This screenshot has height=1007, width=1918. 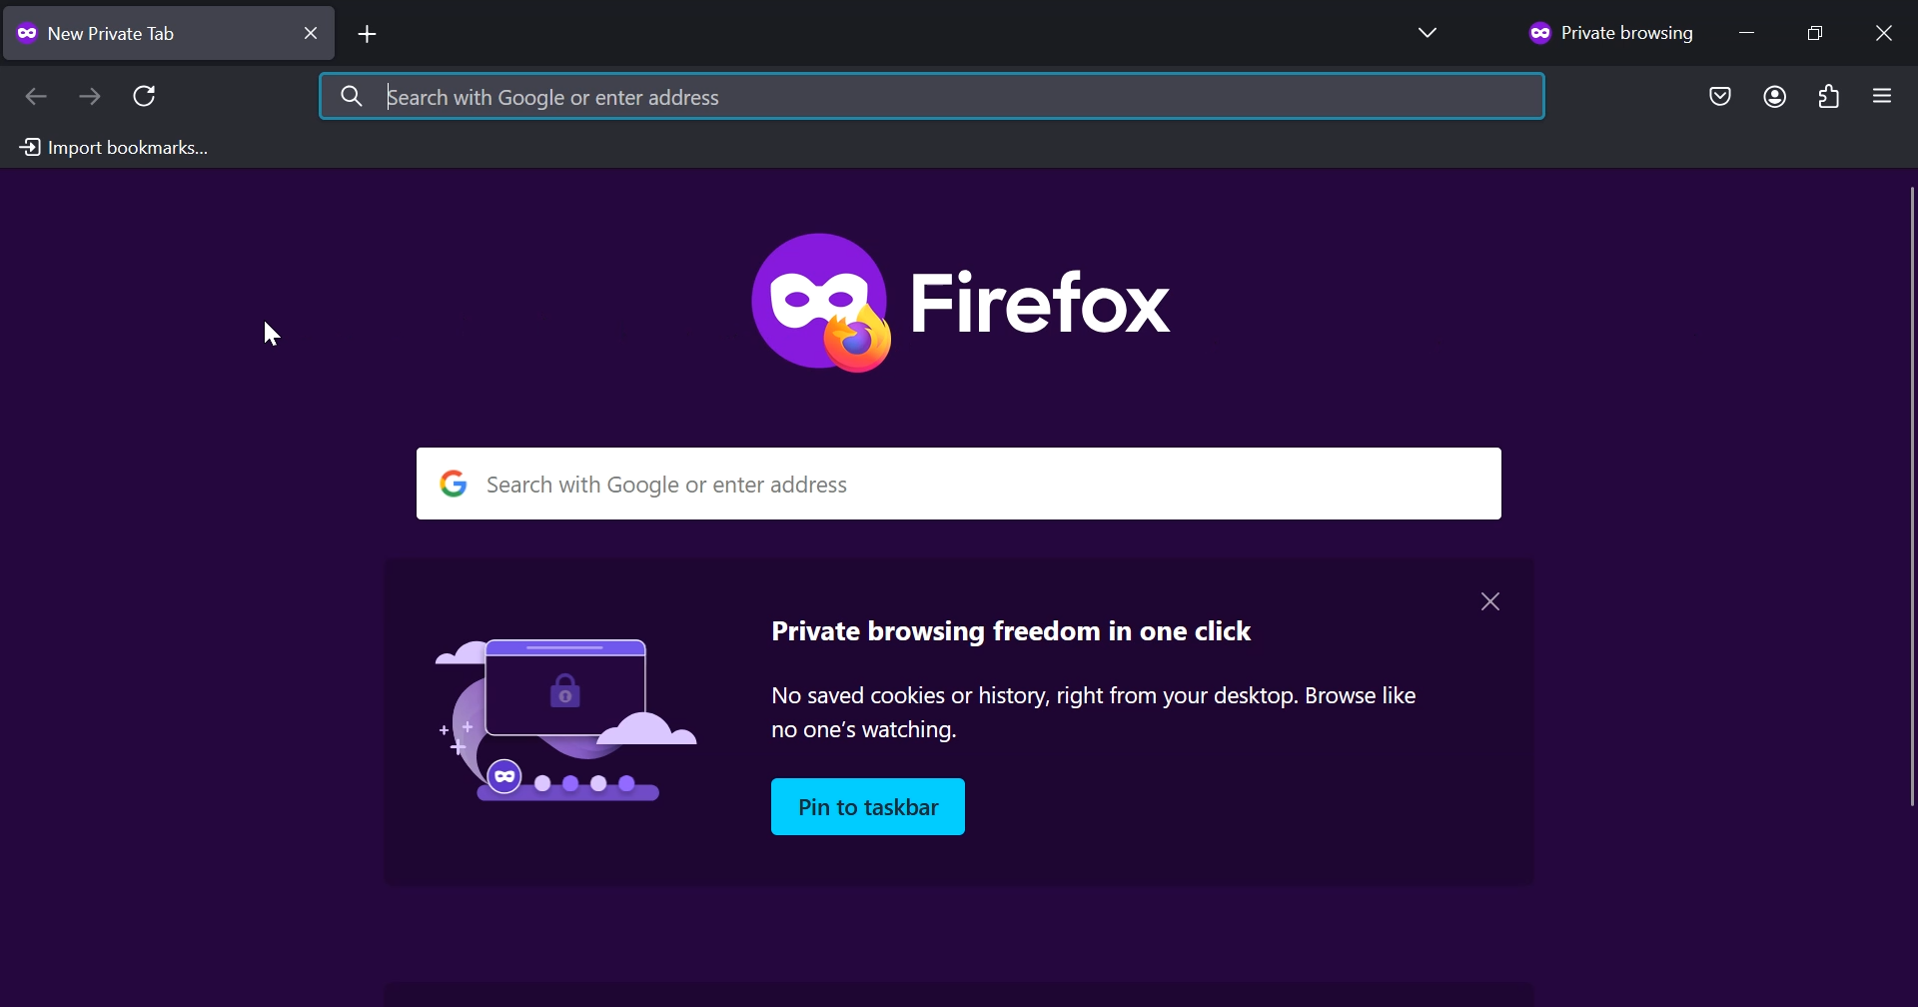 I want to click on Firefox private, so click(x=962, y=305).